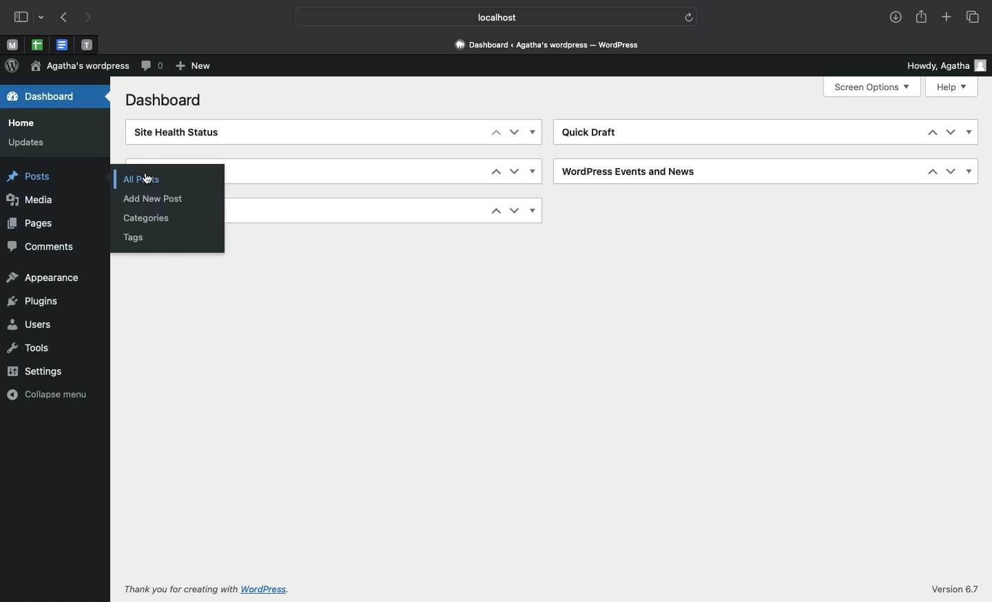 This screenshot has width=992, height=602. What do you see at coordinates (933, 172) in the screenshot?
I see `Up` at bounding box center [933, 172].